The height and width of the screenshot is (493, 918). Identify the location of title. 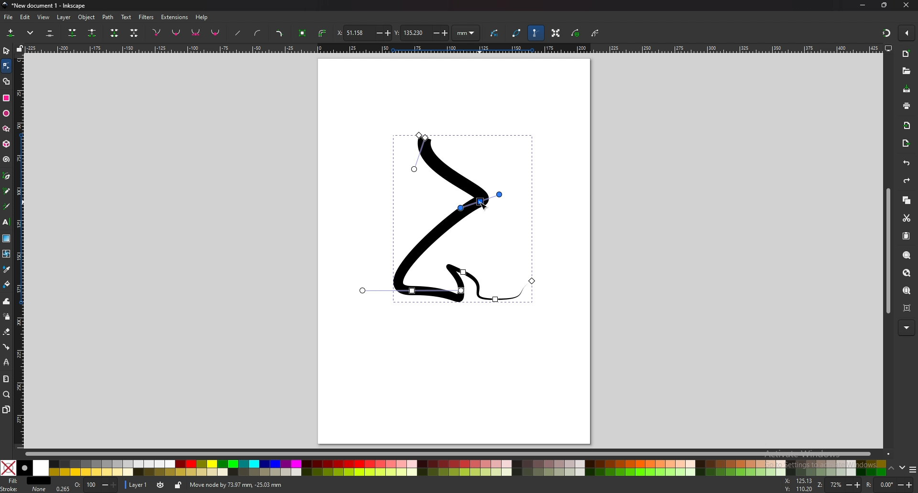
(52, 5).